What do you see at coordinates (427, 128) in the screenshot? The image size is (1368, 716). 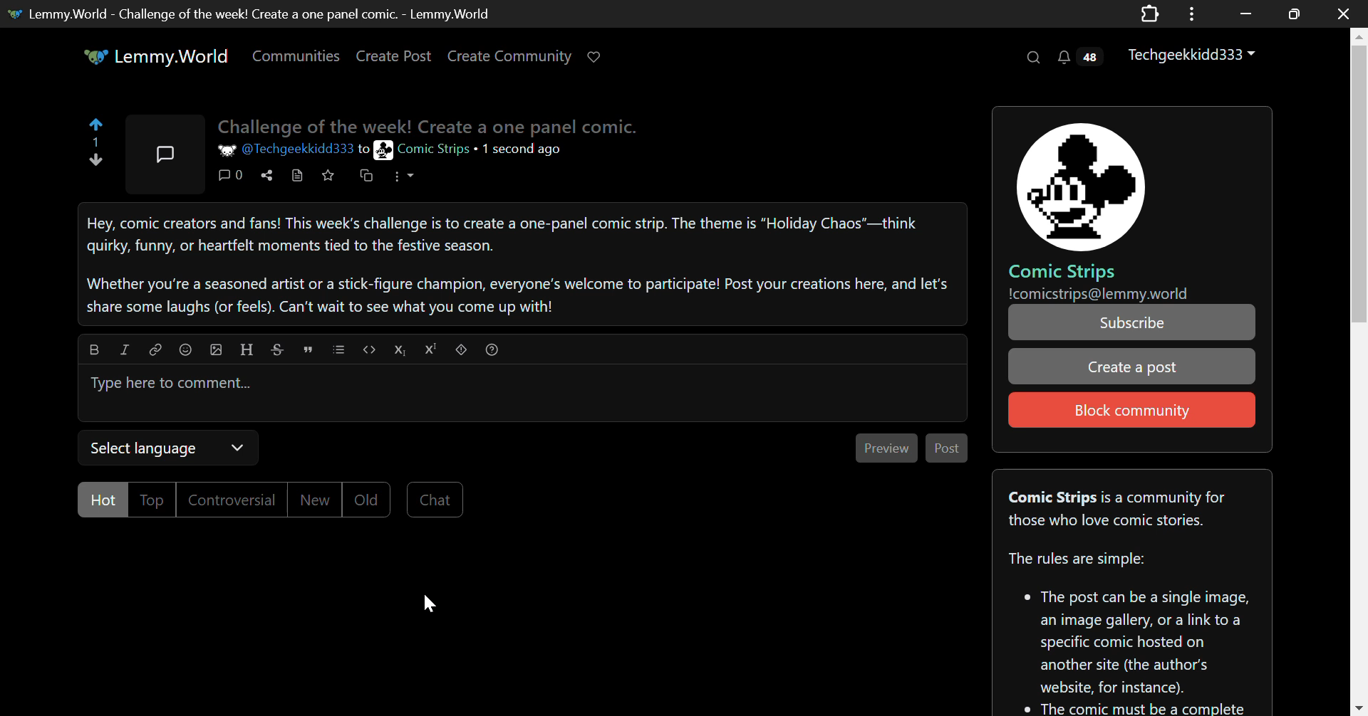 I see `Challenge of the Week! Create a one panel comic.` at bounding box center [427, 128].